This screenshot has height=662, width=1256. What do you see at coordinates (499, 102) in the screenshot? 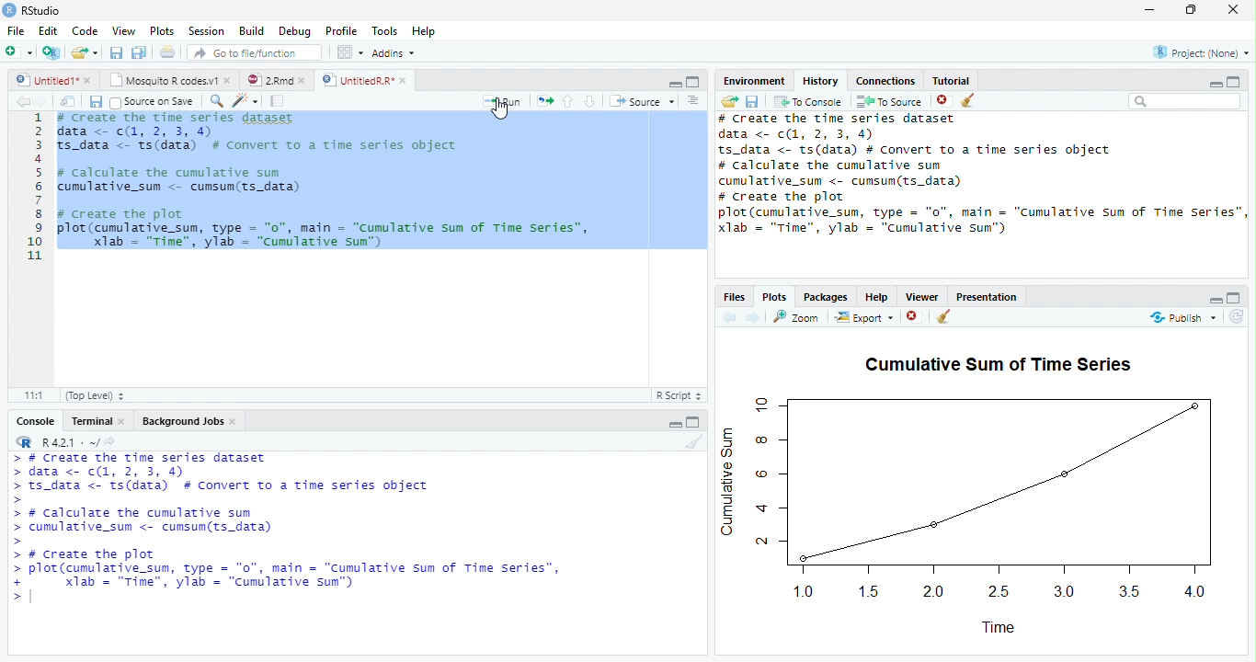
I see `Run` at bounding box center [499, 102].